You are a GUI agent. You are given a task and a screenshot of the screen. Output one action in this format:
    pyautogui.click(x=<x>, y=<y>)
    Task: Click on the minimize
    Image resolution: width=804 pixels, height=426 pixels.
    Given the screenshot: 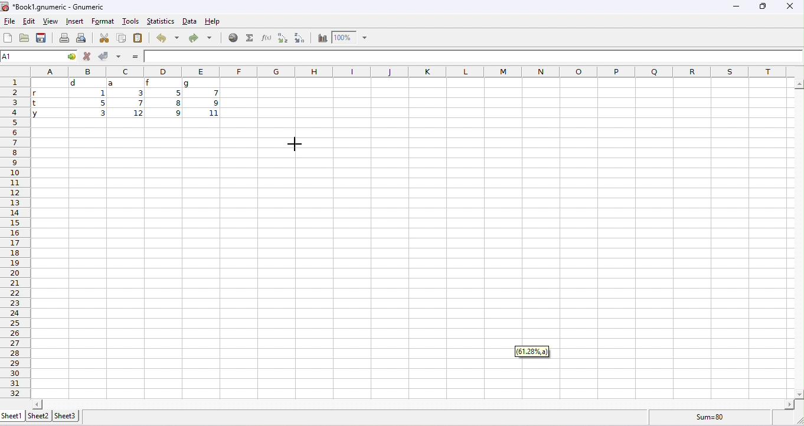 What is the action you would take?
    pyautogui.click(x=736, y=8)
    